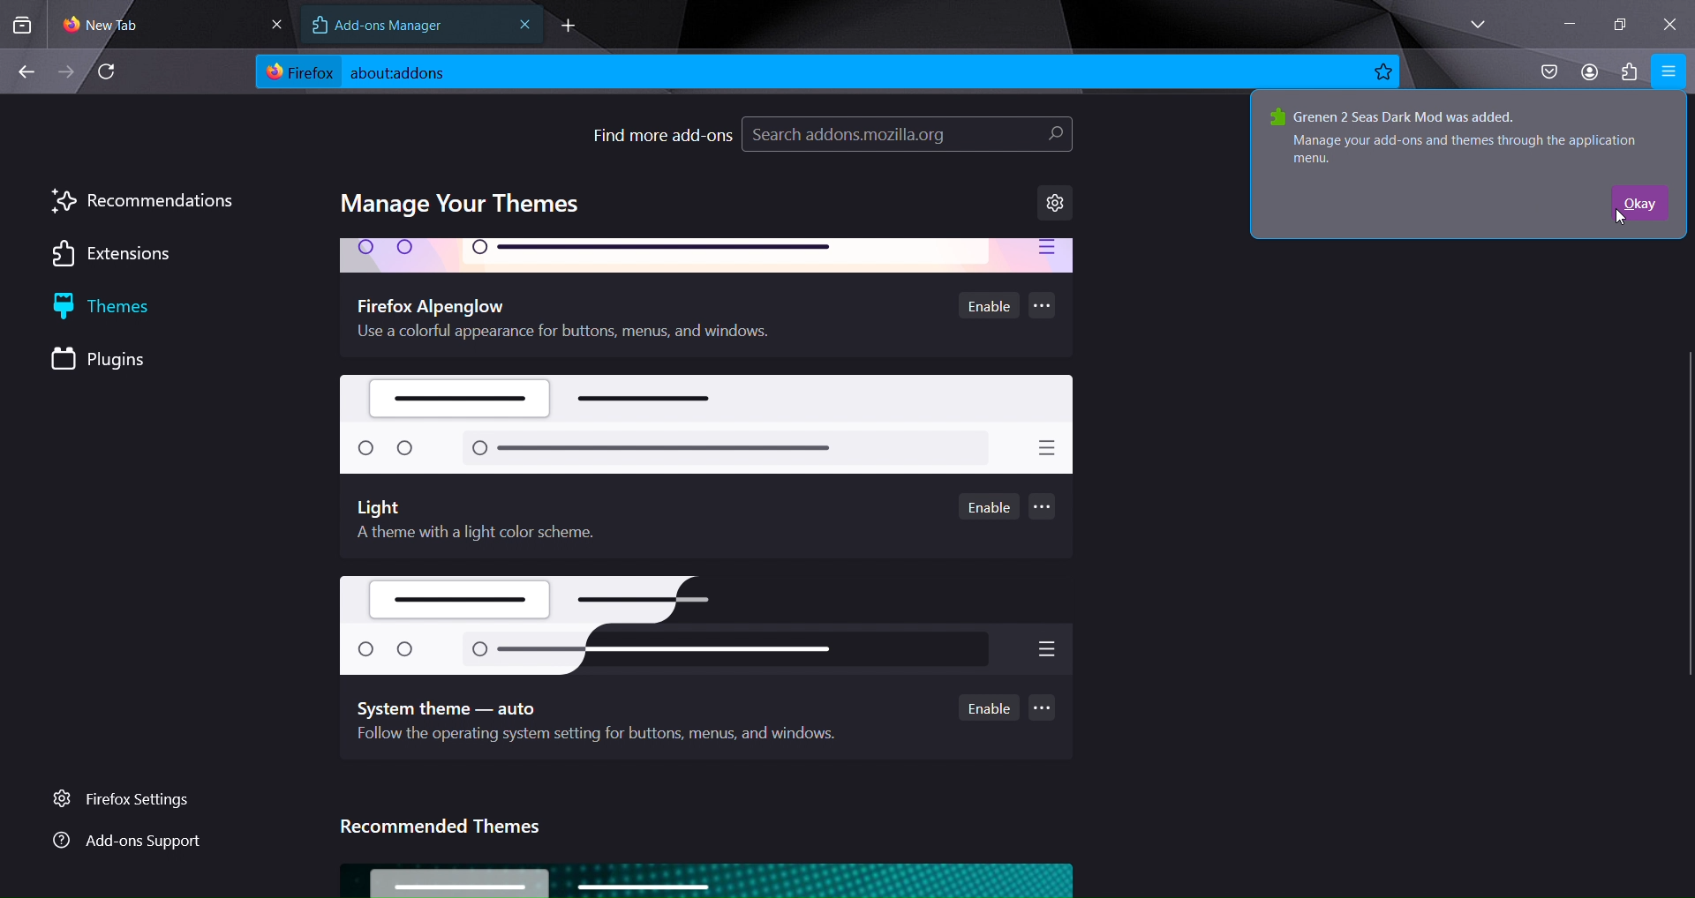 Image resolution: width=1695 pixels, height=898 pixels. Describe the element at coordinates (126, 842) in the screenshot. I see `add ons support` at that location.